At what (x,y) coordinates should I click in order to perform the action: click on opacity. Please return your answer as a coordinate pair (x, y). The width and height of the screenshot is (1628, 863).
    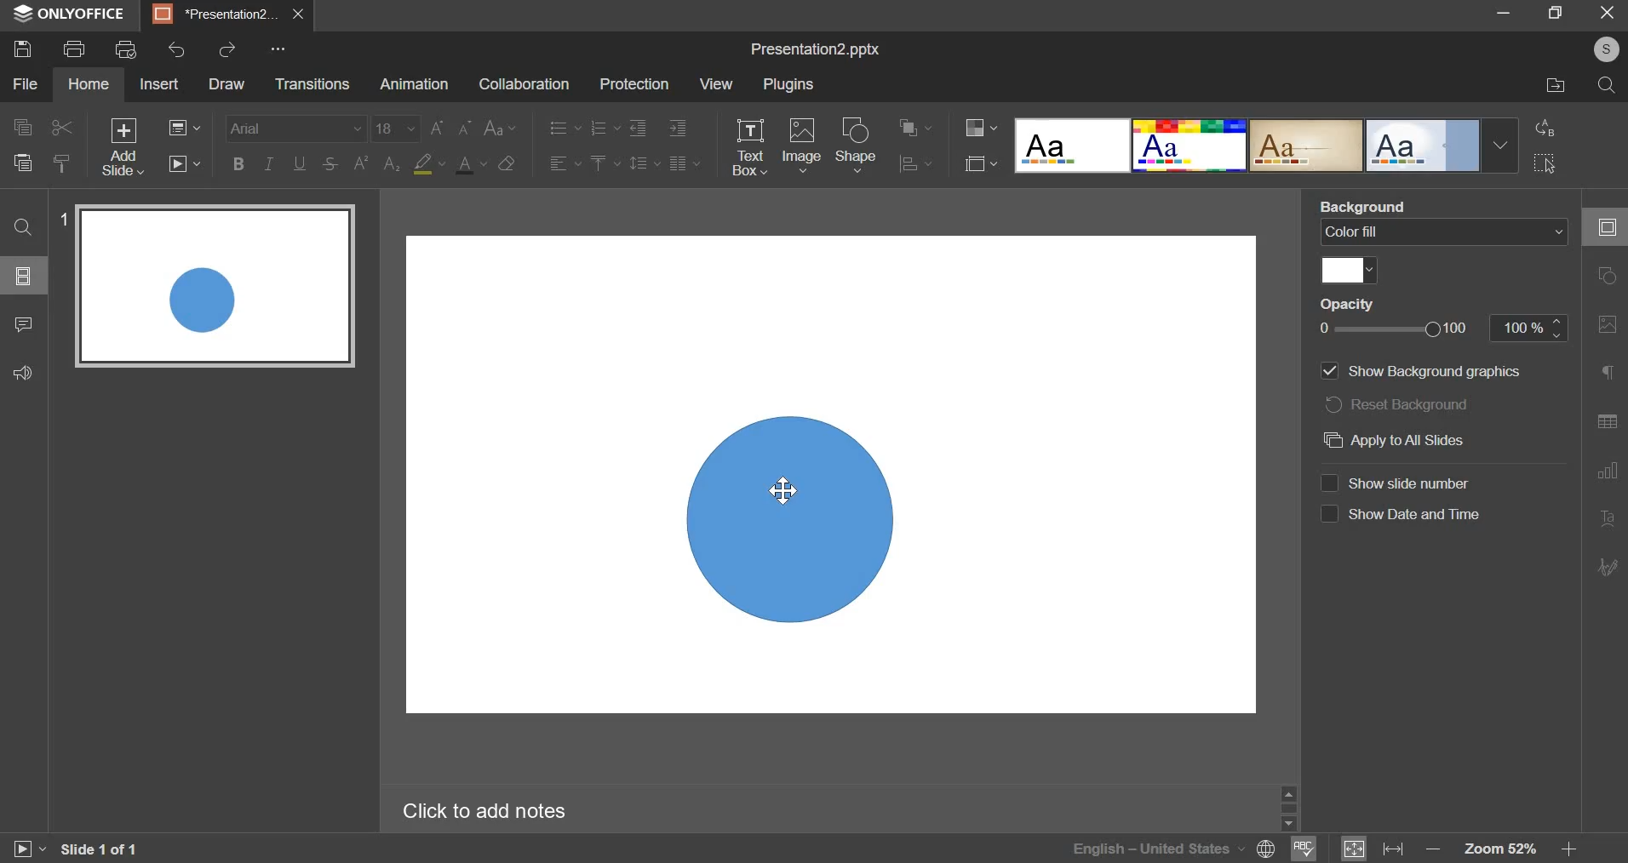
    Looking at the image, I should click on (1441, 328).